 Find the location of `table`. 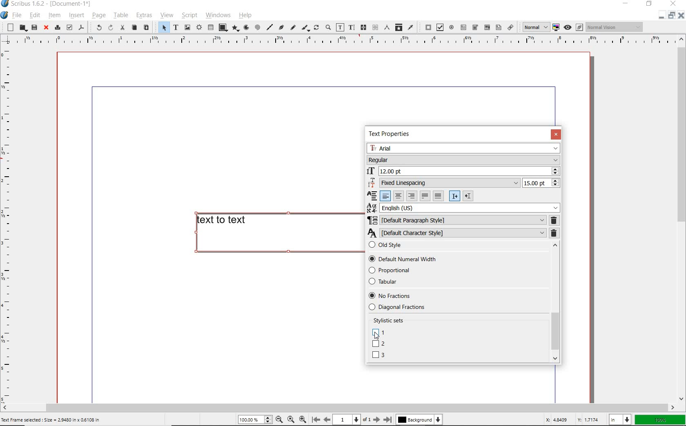

table is located at coordinates (120, 16).